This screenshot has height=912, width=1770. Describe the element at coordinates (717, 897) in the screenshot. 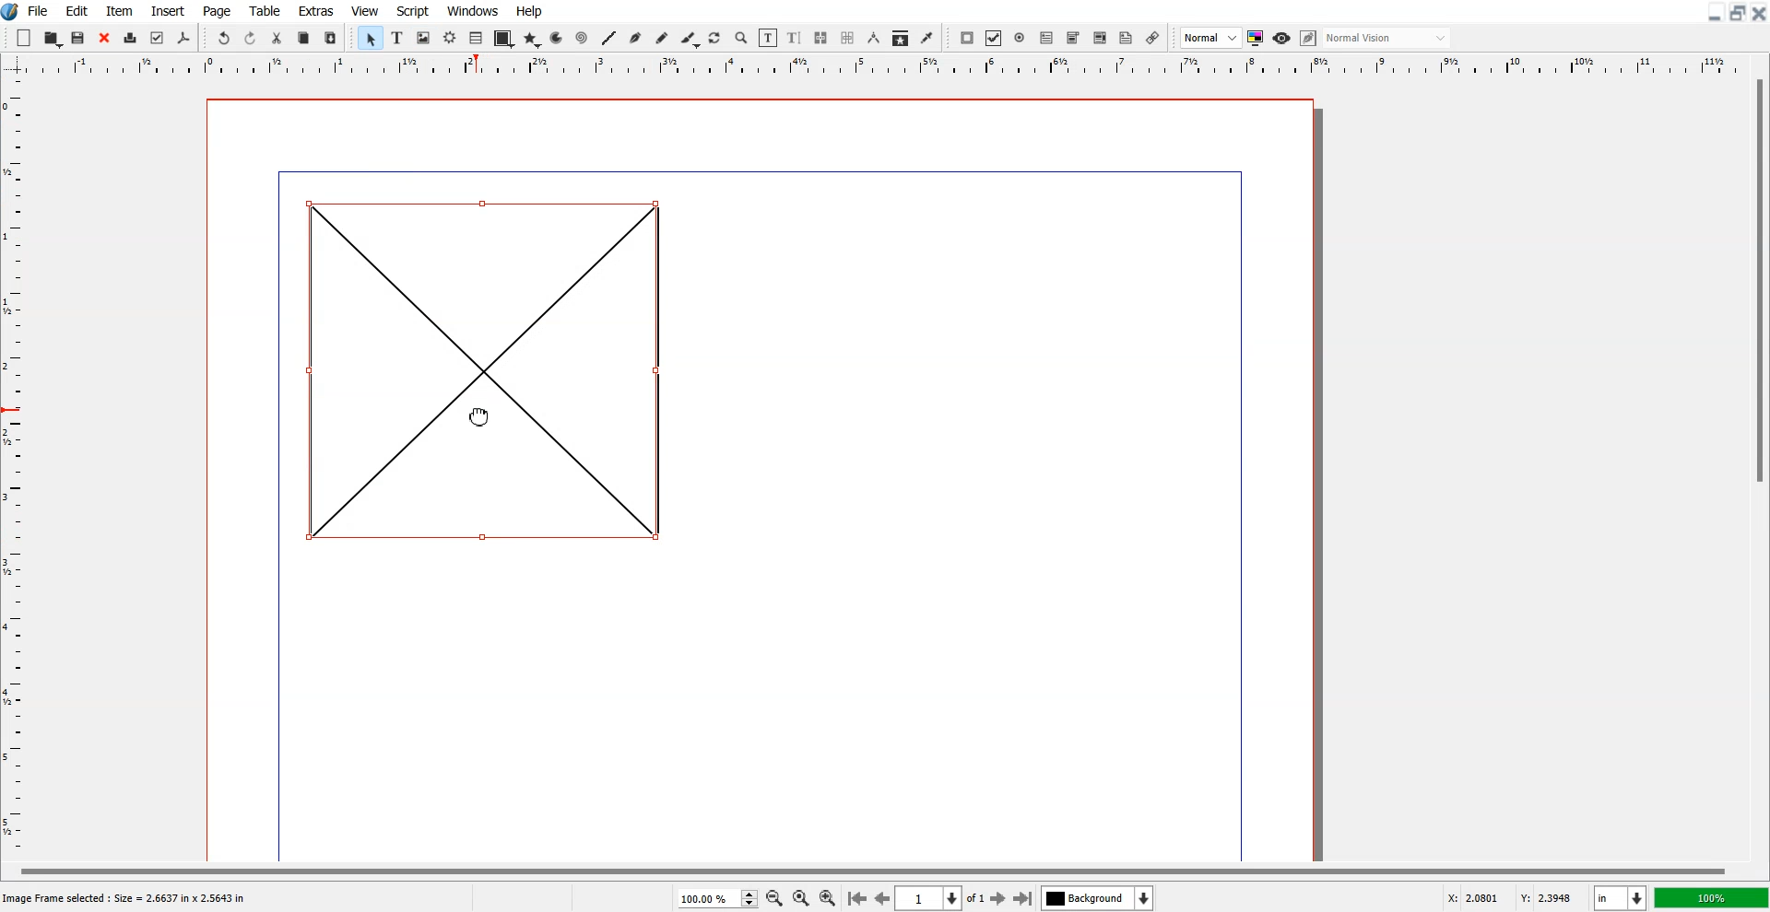

I see `Select Zoom Level` at that location.